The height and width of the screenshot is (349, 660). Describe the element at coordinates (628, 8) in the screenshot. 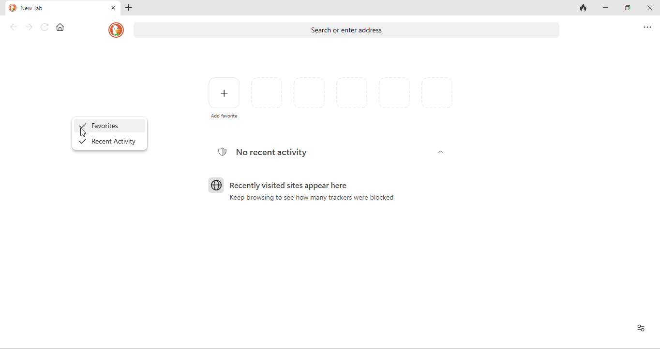

I see `maximize` at that location.